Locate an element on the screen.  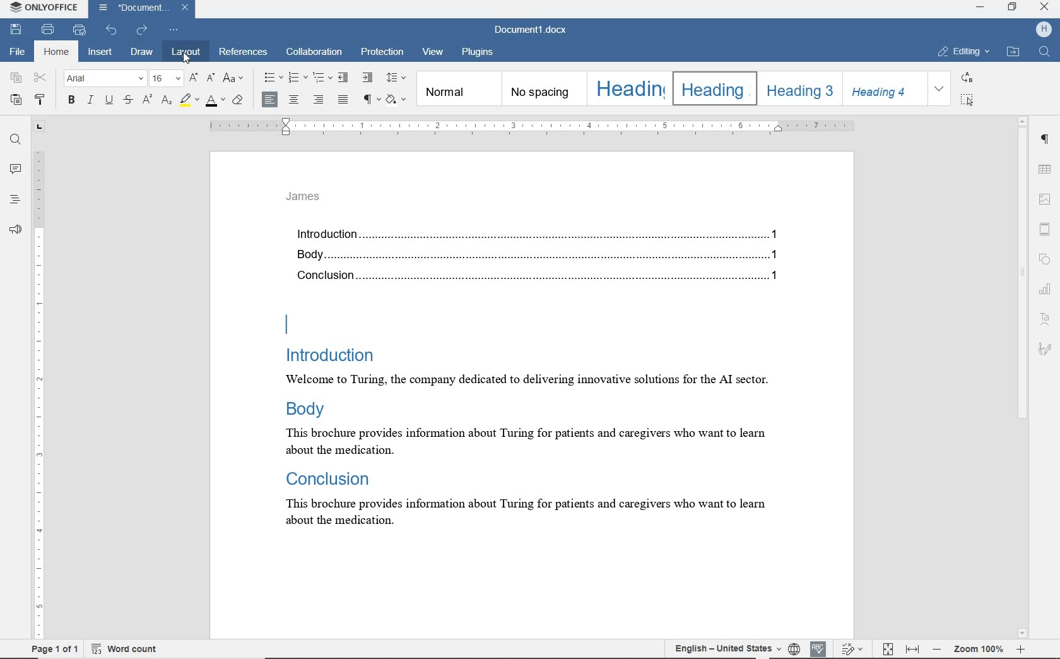
decrement font size is located at coordinates (211, 77).